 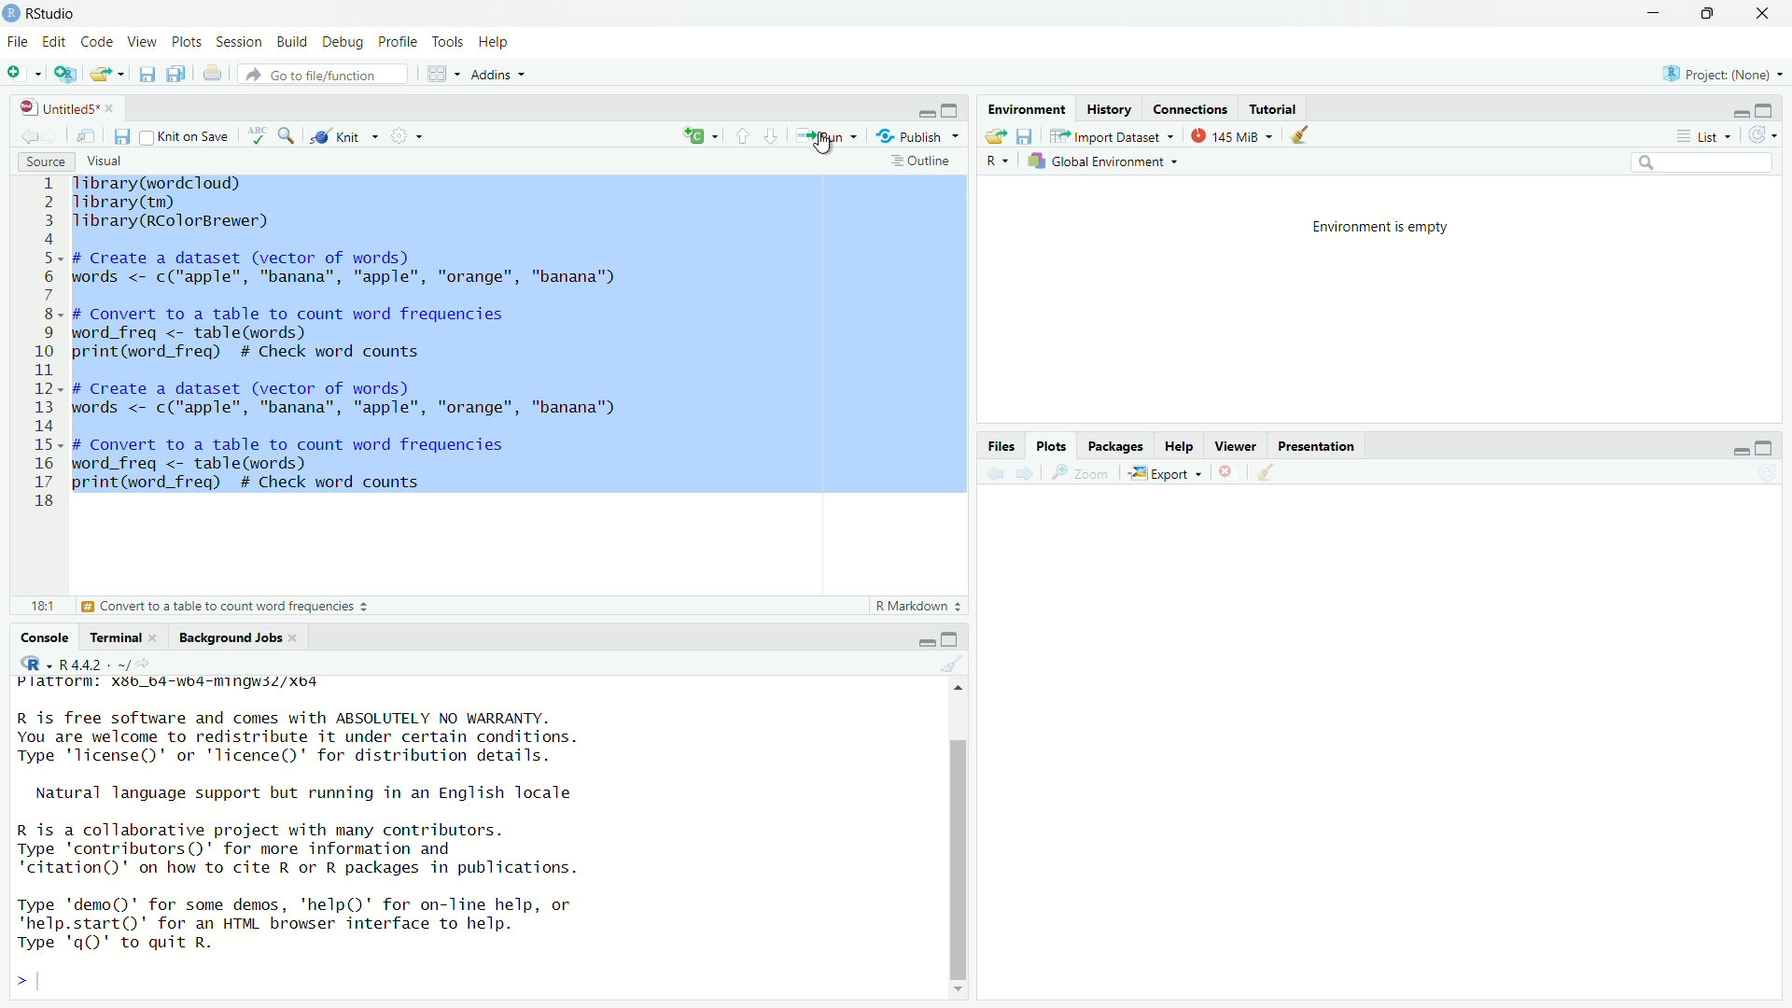 What do you see at coordinates (55, 40) in the screenshot?
I see `Edit` at bounding box center [55, 40].